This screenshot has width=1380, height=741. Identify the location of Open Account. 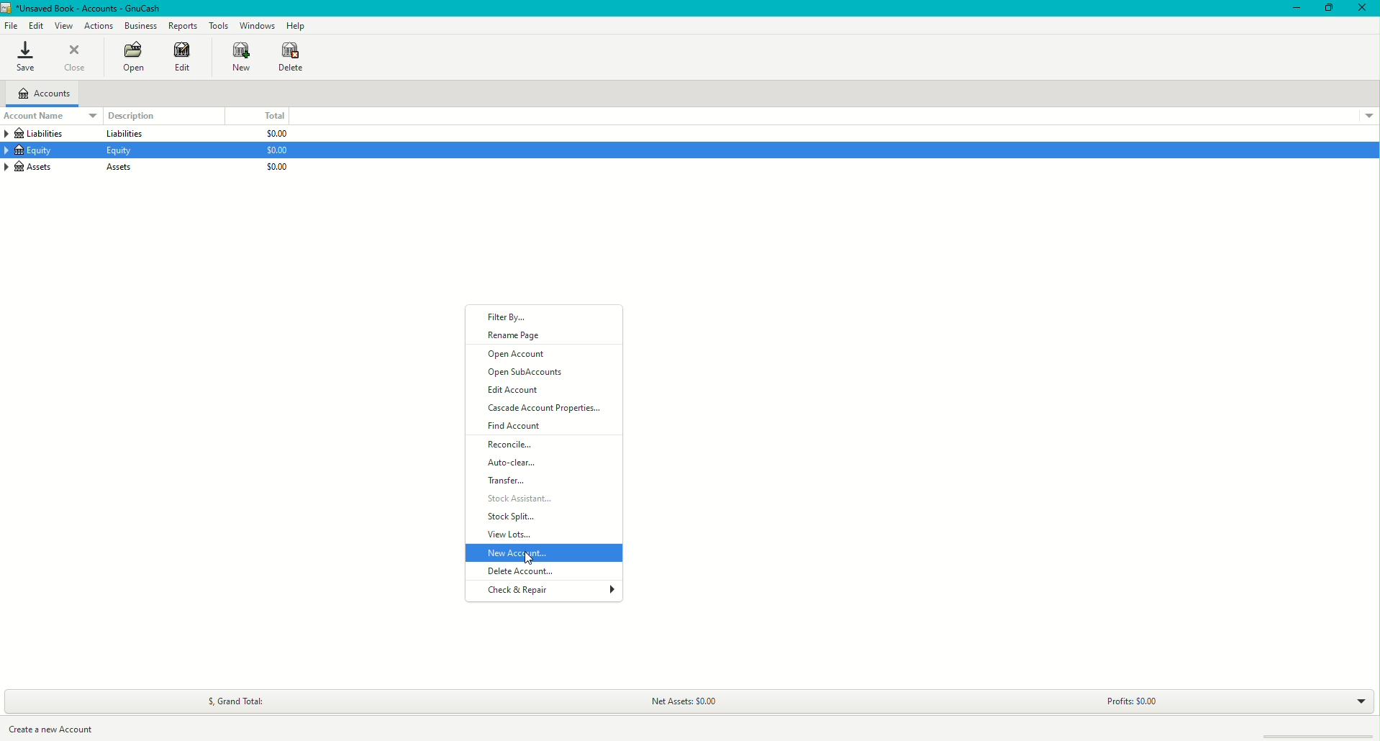
(522, 355).